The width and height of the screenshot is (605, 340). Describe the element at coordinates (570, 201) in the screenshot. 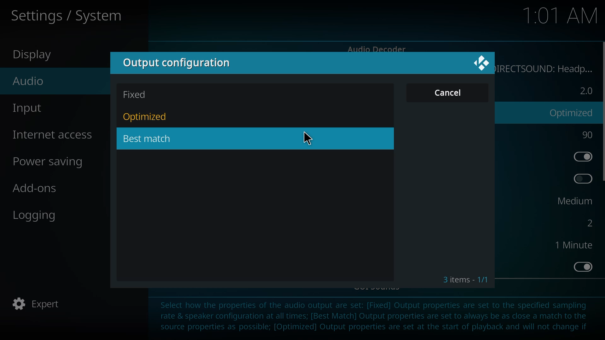

I see `medium` at that location.